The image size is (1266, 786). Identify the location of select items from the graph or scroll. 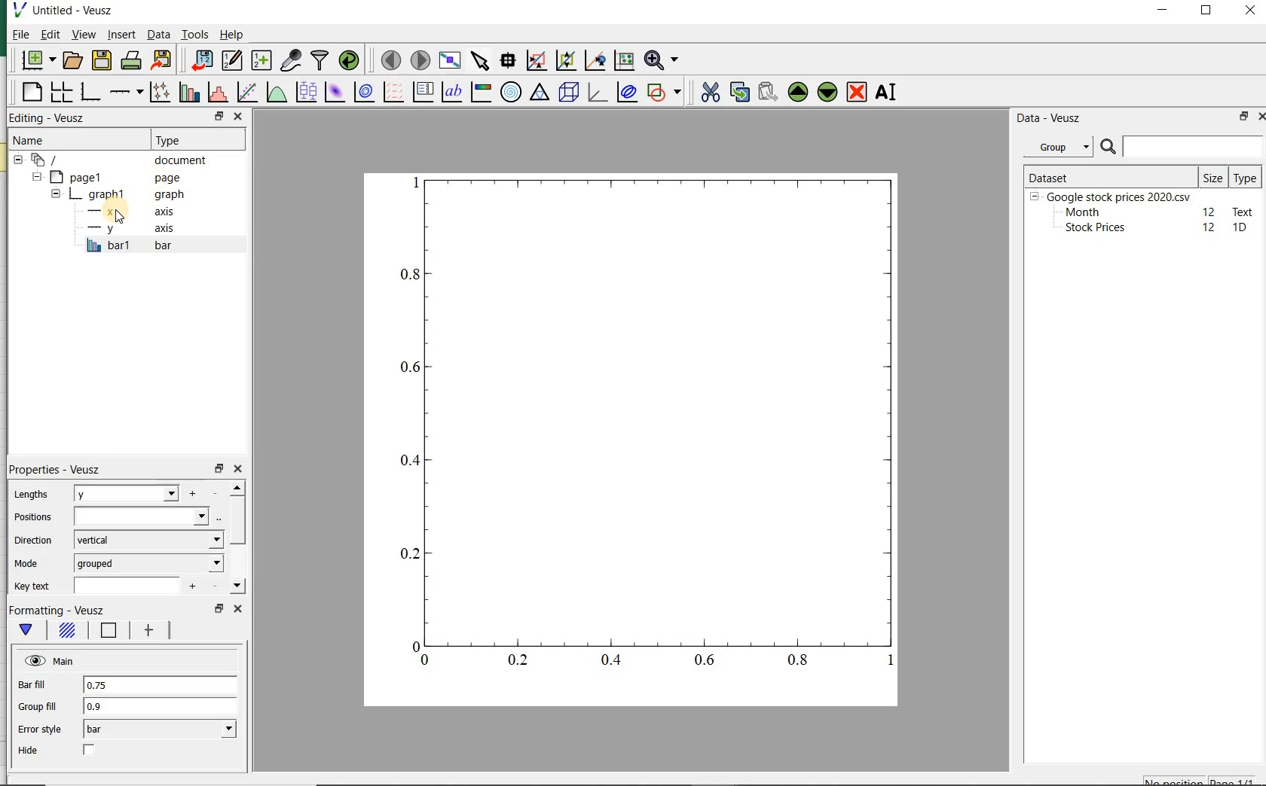
(479, 61).